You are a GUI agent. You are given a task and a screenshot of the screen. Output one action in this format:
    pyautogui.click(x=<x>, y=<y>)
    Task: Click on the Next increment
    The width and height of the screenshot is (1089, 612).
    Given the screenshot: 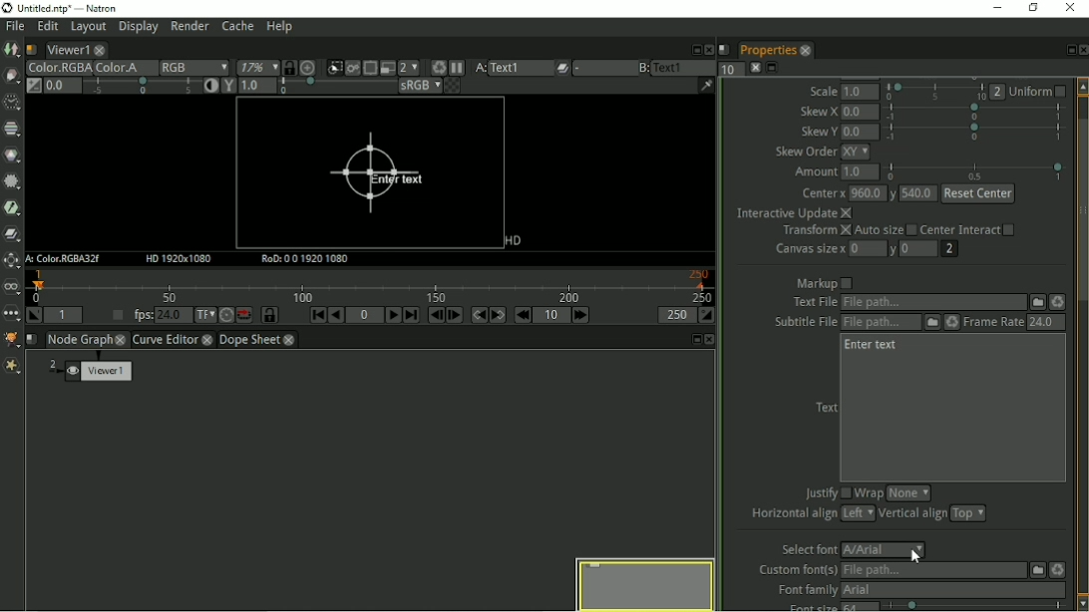 What is the action you would take?
    pyautogui.click(x=582, y=315)
    